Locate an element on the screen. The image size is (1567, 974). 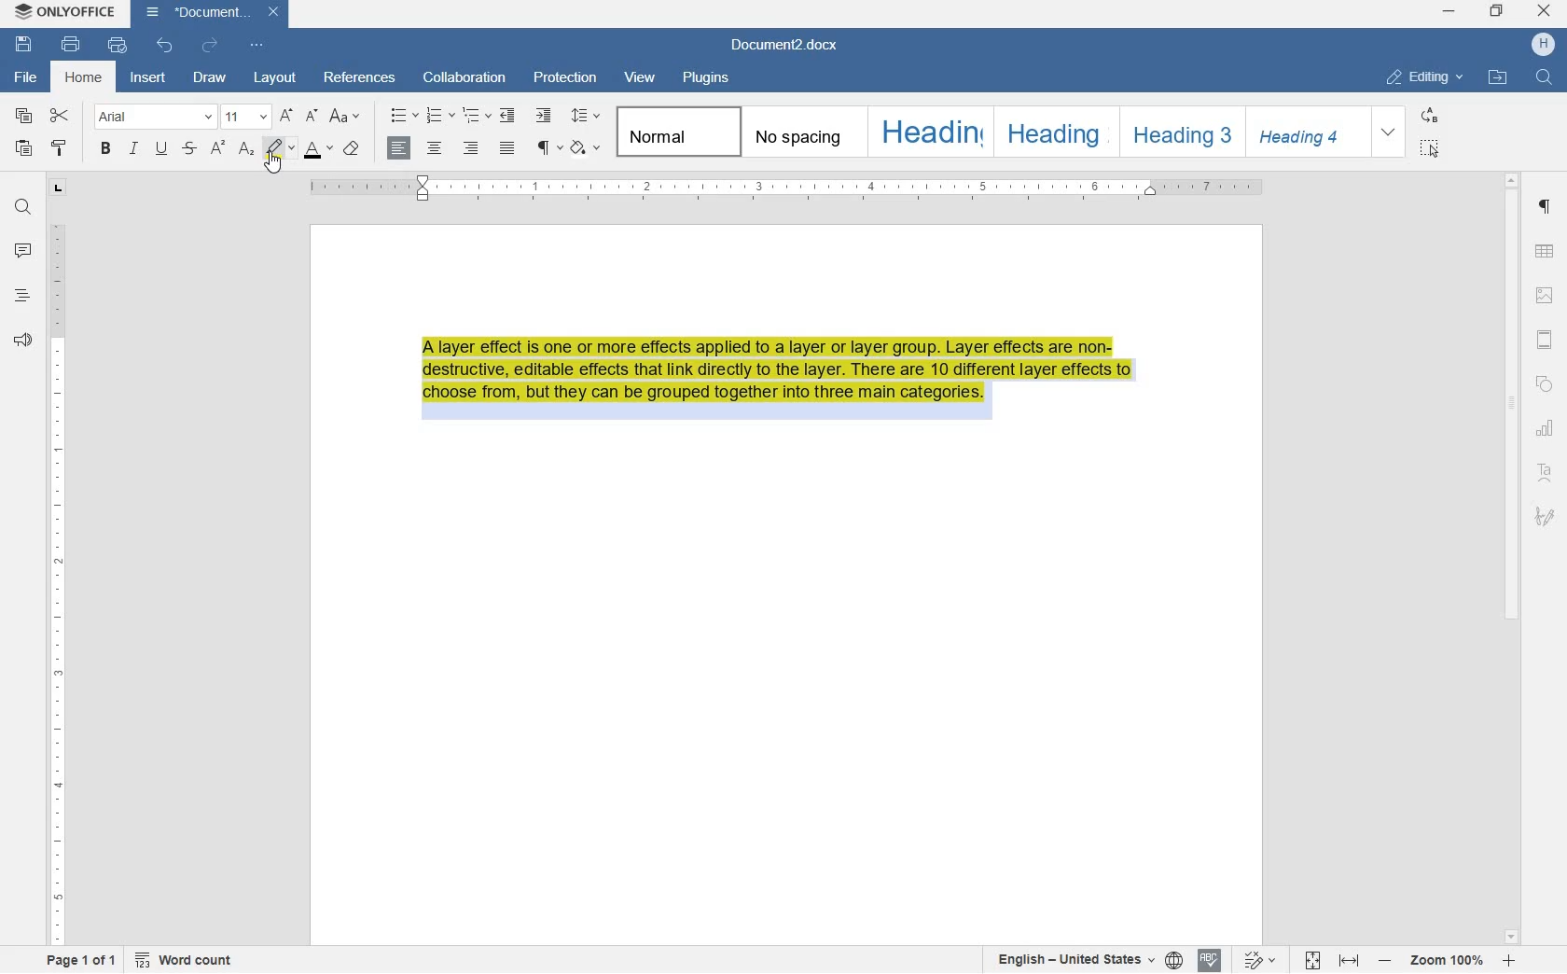
JUSTIFIED is located at coordinates (507, 148).